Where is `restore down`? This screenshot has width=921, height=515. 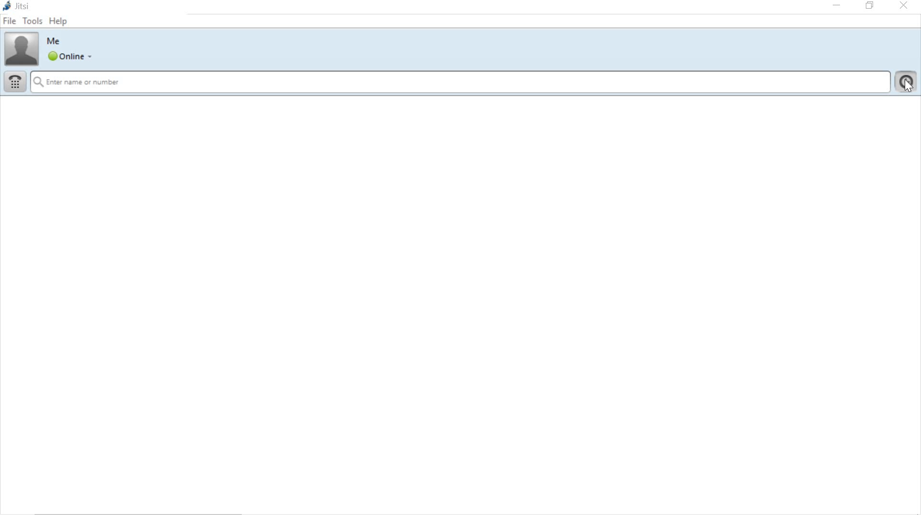 restore down is located at coordinates (870, 6).